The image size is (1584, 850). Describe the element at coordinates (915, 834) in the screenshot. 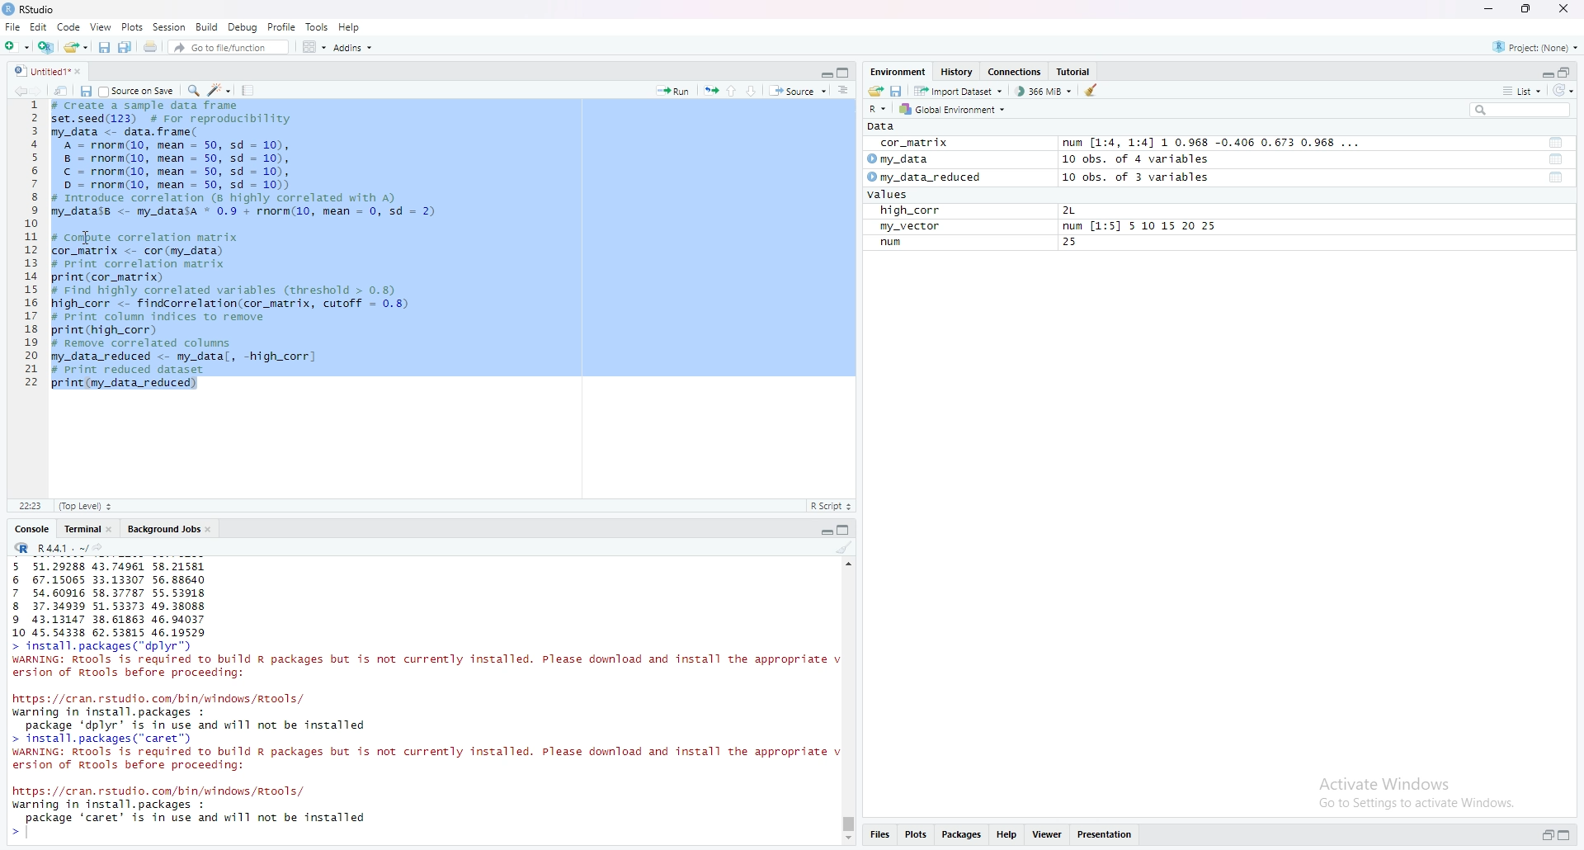

I see `Plots` at that location.